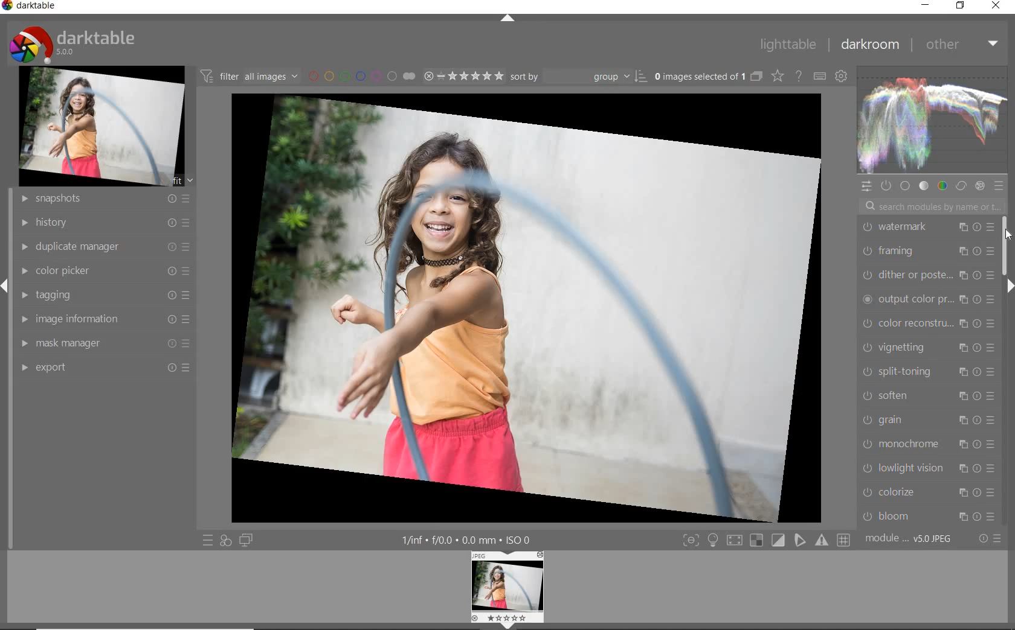  I want to click on selected image range rating, so click(462, 76).